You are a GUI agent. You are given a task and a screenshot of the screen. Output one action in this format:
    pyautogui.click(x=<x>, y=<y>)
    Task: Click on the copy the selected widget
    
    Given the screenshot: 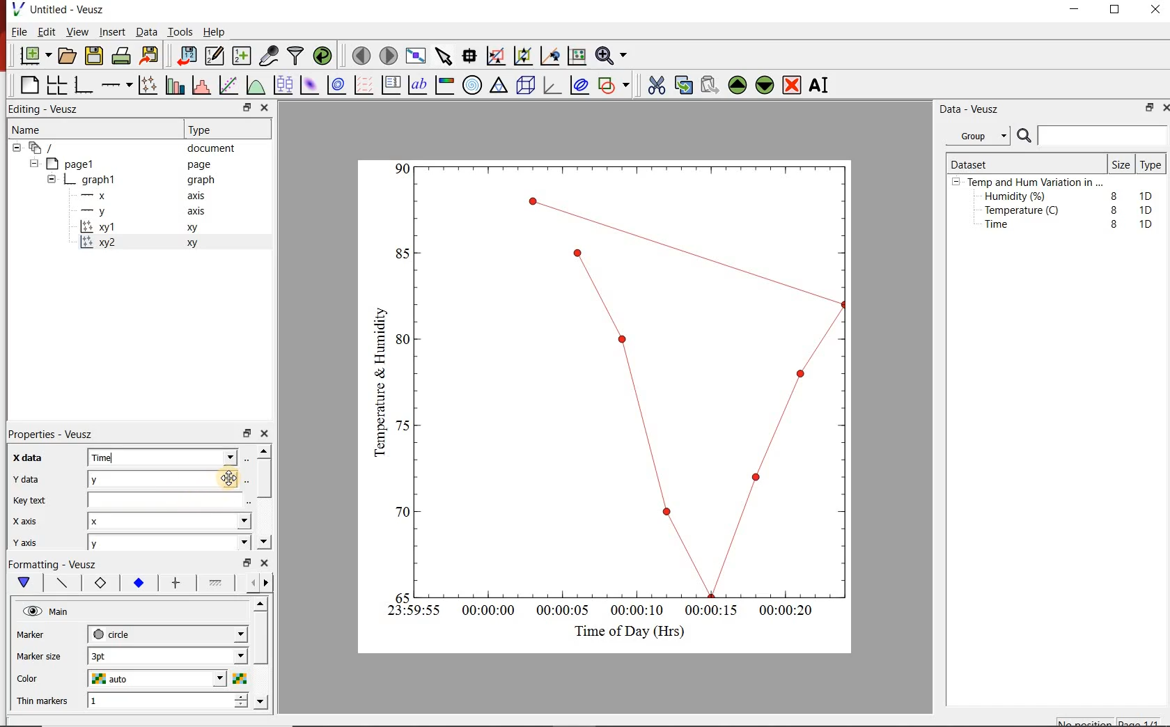 What is the action you would take?
    pyautogui.click(x=683, y=85)
    